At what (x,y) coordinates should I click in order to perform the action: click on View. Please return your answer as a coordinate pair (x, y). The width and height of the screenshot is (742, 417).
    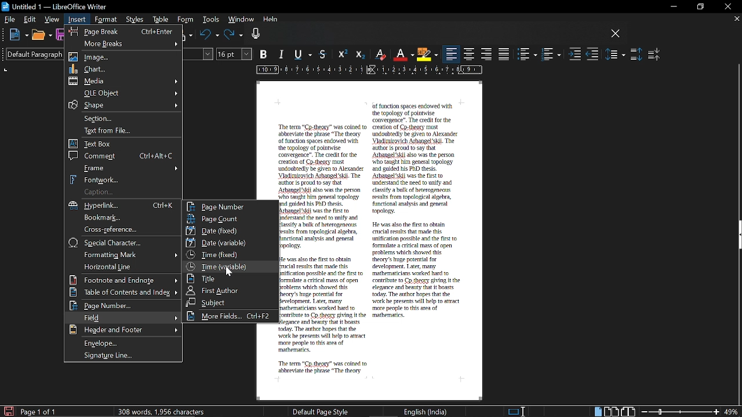
    Looking at the image, I should click on (52, 19).